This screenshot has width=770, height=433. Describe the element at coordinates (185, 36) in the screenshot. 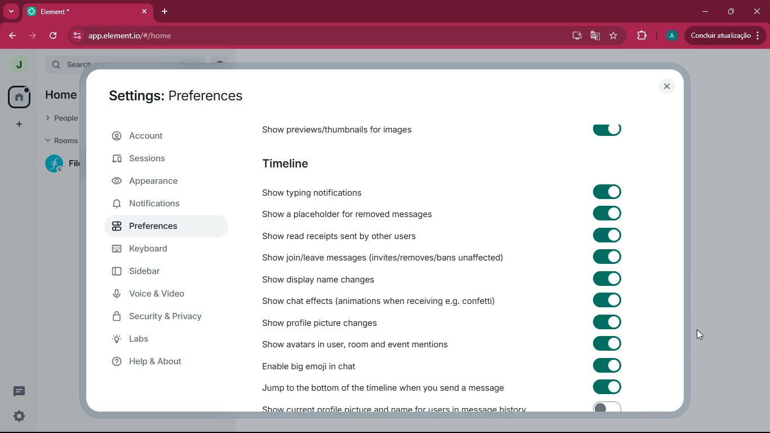

I see `app.element.io/#/home` at that location.